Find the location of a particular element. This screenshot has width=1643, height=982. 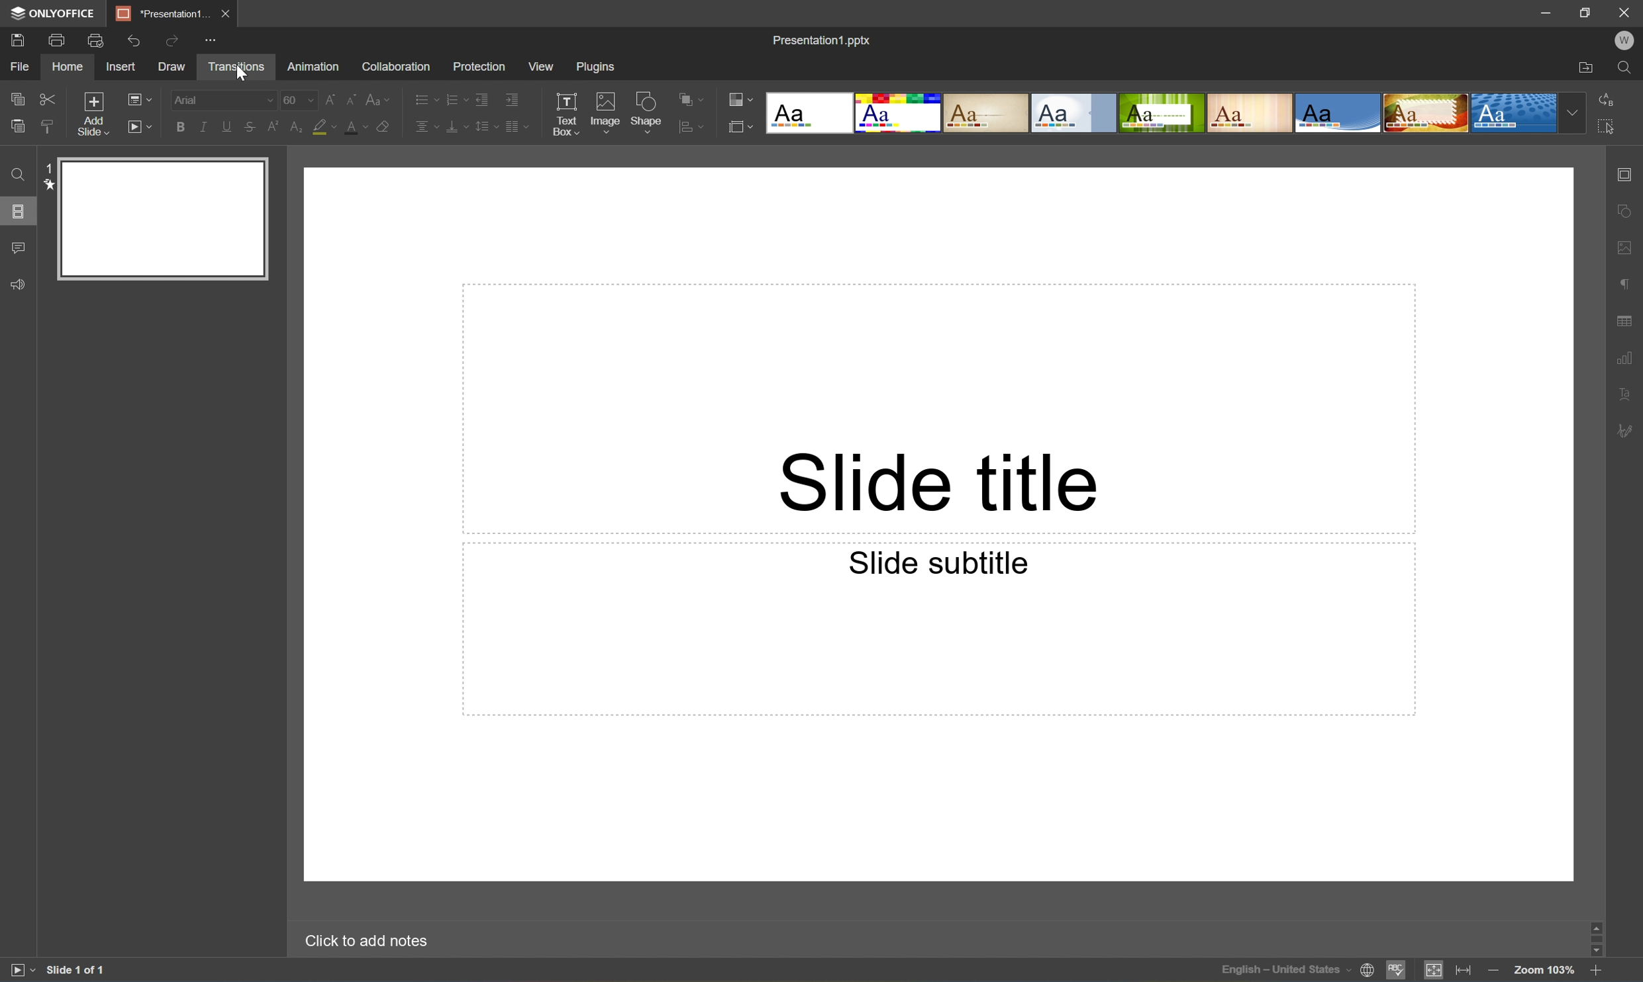

Transitions is located at coordinates (236, 67).